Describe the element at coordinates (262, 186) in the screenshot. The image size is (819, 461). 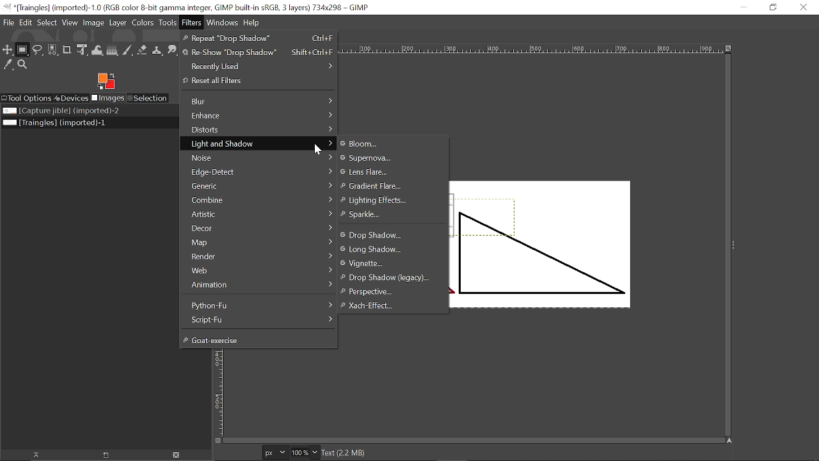
I see `Generic` at that location.